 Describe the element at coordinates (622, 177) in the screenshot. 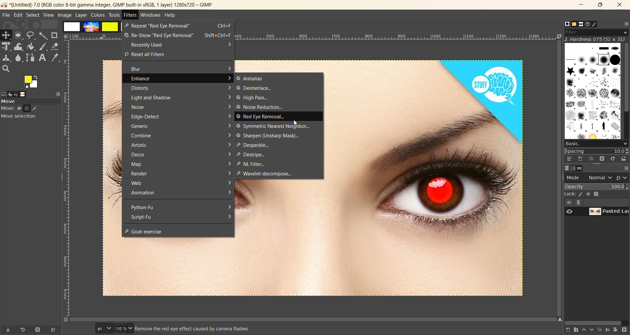

I see `switch to another group` at that location.